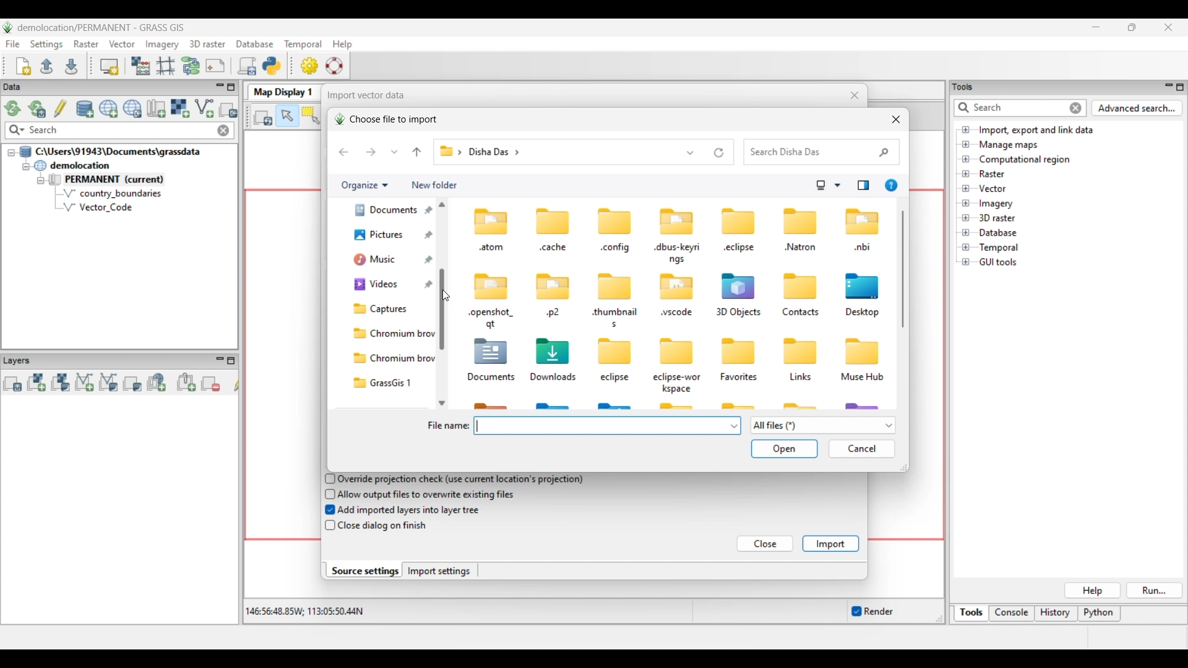  What do you see at coordinates (677, 287) in the screenshot?
I see `icon` at bounding box center [677, 287].